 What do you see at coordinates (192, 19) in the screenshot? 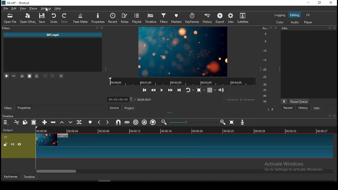
I see `keyframes` at bounding box center [192, 19].